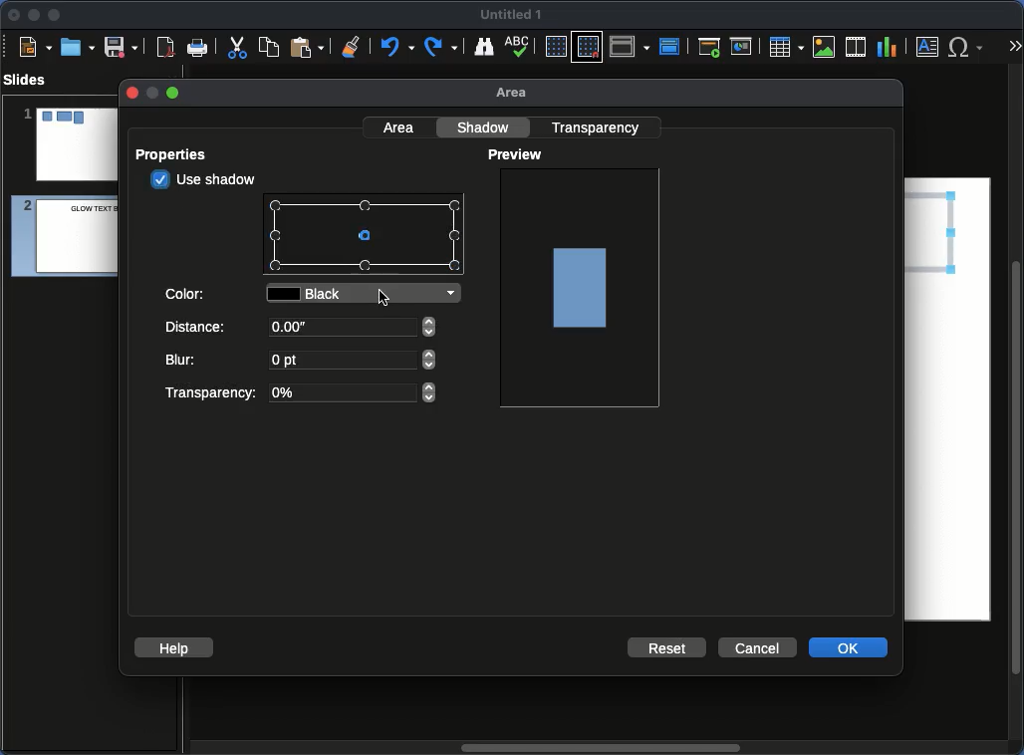 The width and height of the screenshot is (1024, 755). I want to click on Distance, so click(303, 331).